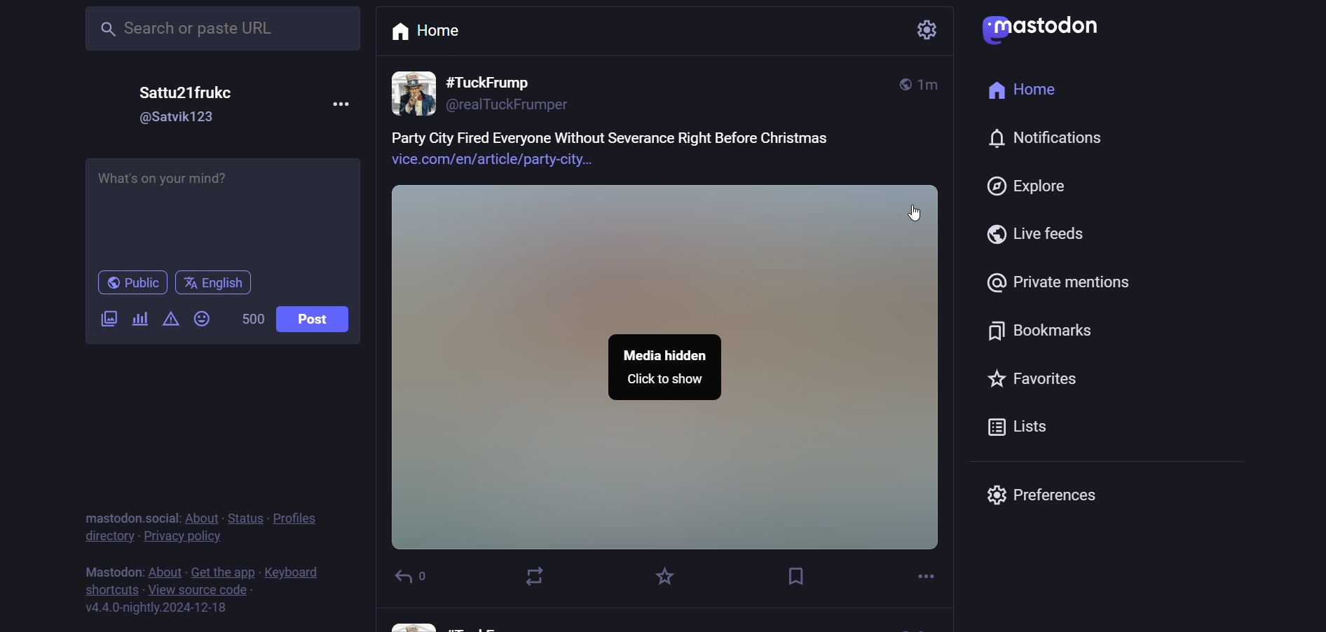 The width and height of the screenshot is (1326, 632). I want to click on text, so click(126, 513).